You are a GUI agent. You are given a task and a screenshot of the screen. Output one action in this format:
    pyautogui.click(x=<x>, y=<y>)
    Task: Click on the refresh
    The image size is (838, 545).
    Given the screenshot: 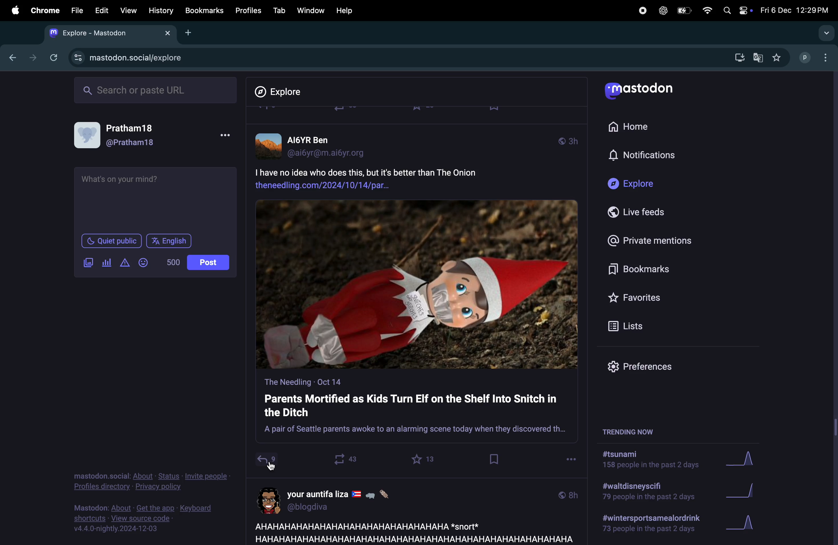 What is the action you would take?
    pyautogui.click(x=52, y=57)
    